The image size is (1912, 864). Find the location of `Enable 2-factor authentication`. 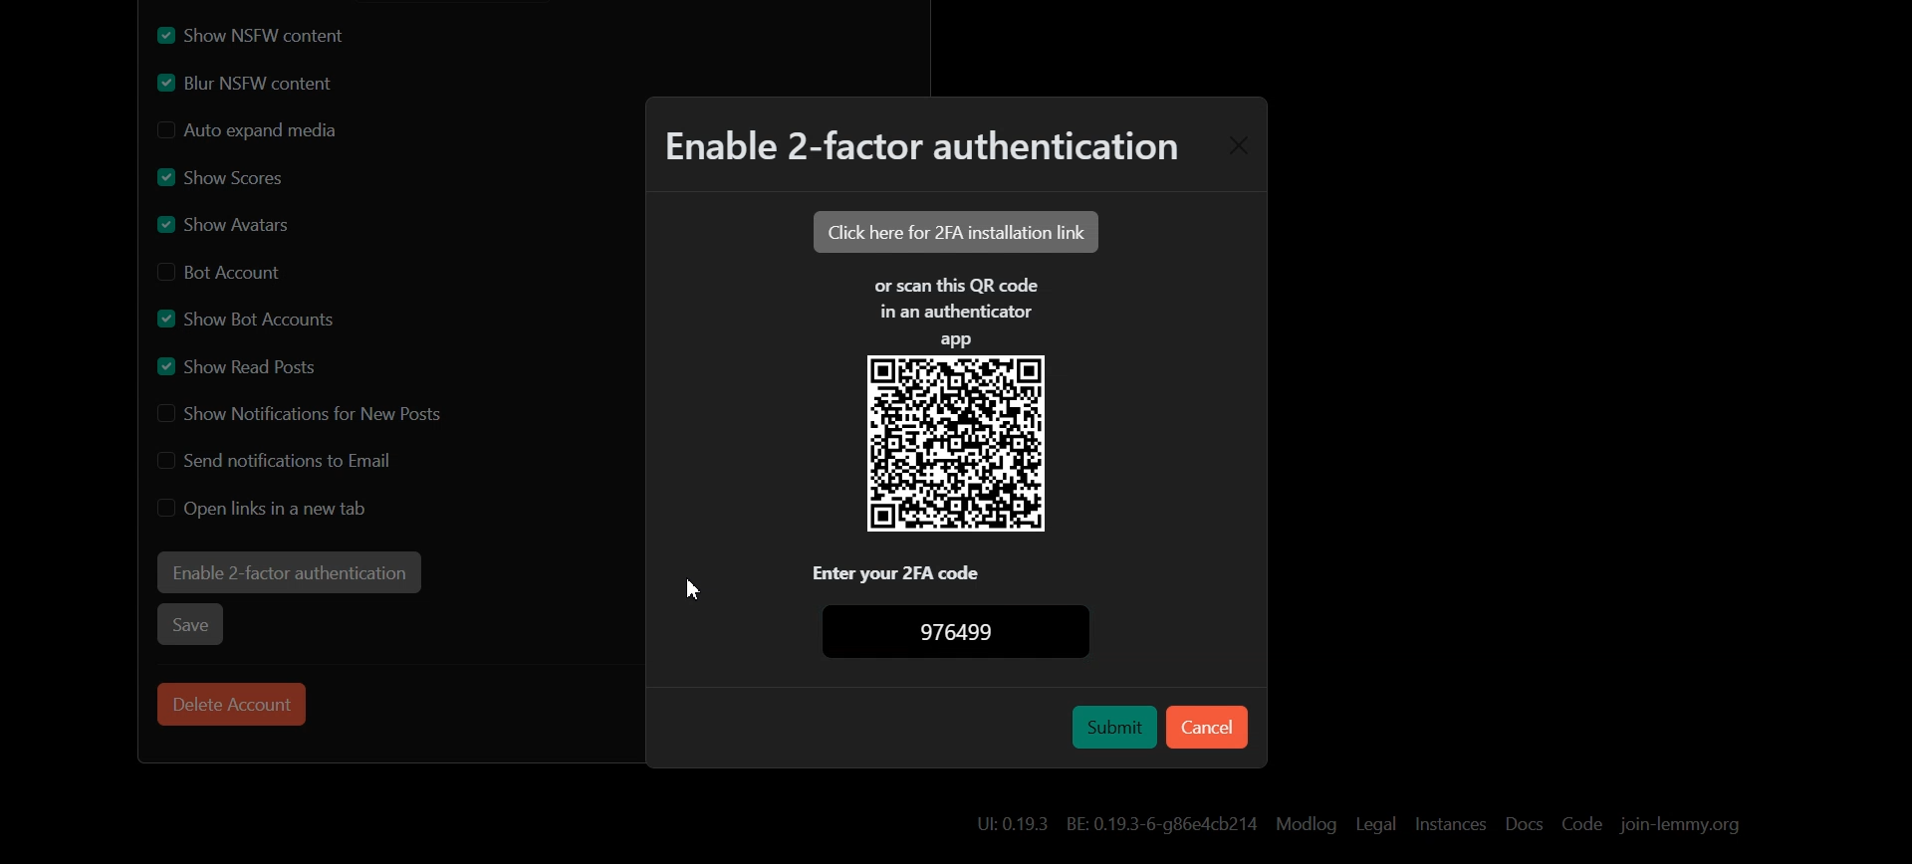

Enable 2-factor authentication is located at coordinates (288, 572).